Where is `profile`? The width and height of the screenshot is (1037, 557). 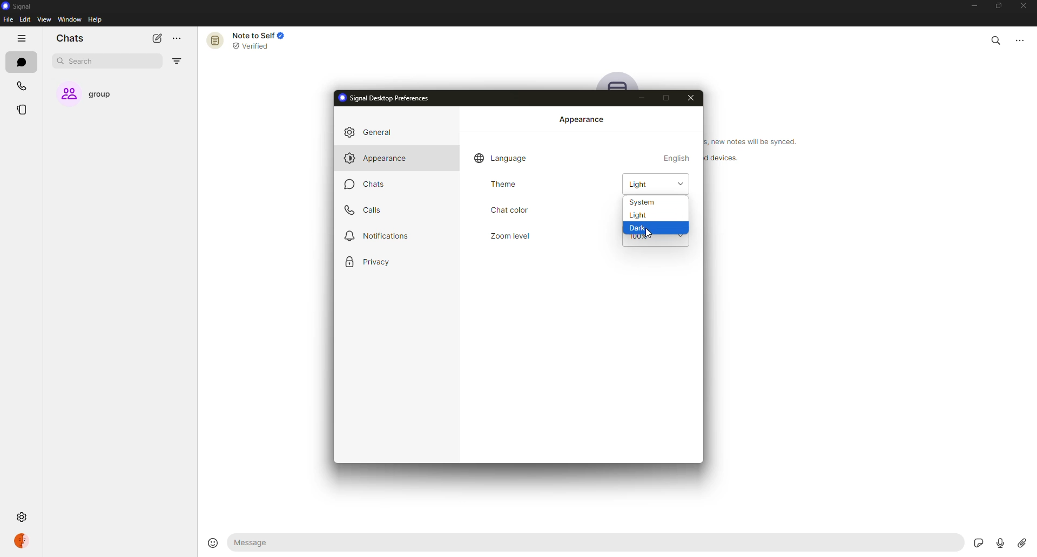 profile is located at coordinates (21, 540).